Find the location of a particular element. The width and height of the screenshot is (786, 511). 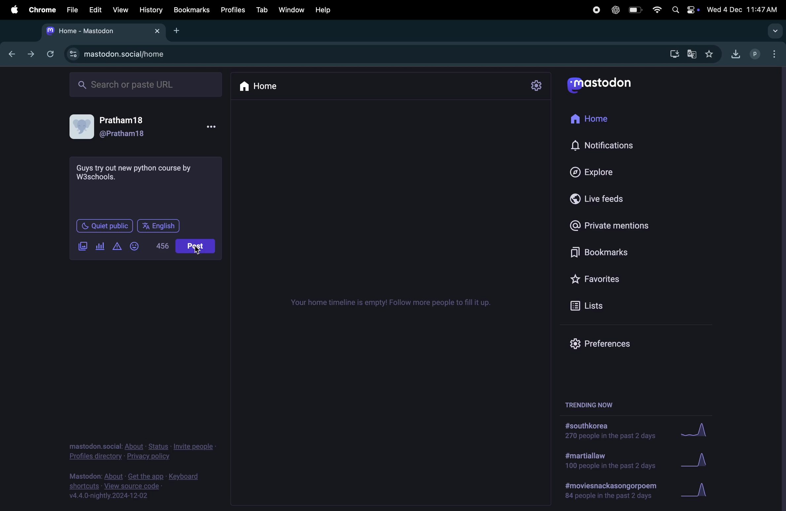

private  mentions is located at coordinates (610, 224).